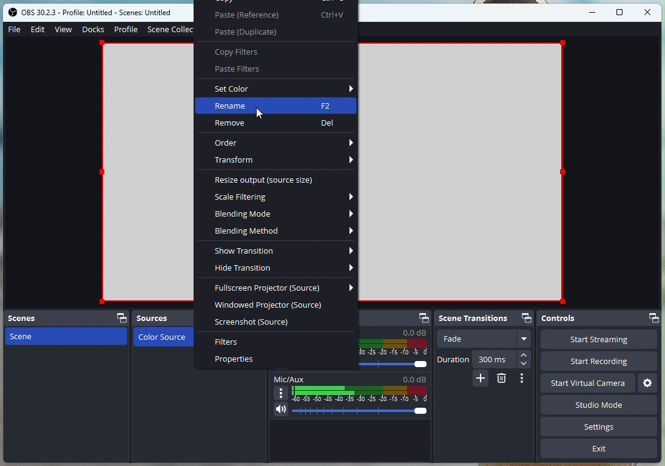  What do you see at coordinates (598, 340) in the screenshot?
I see `Start Streaming` at bounding box center [598, 340].